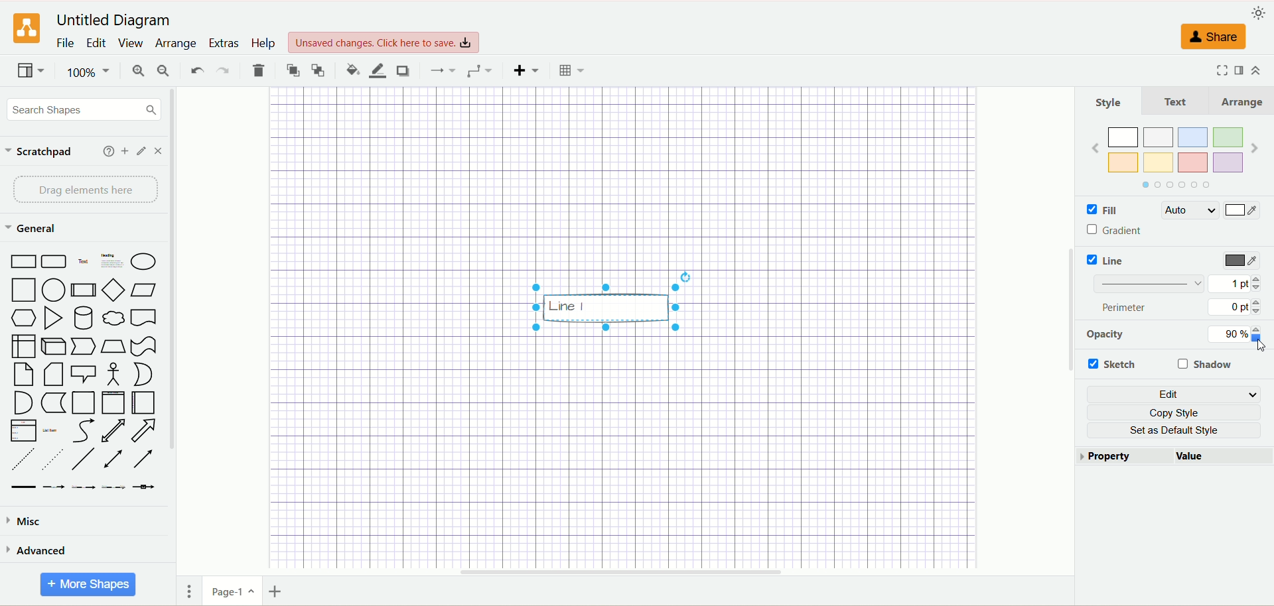  I want to click on extras, so click(224, 42).